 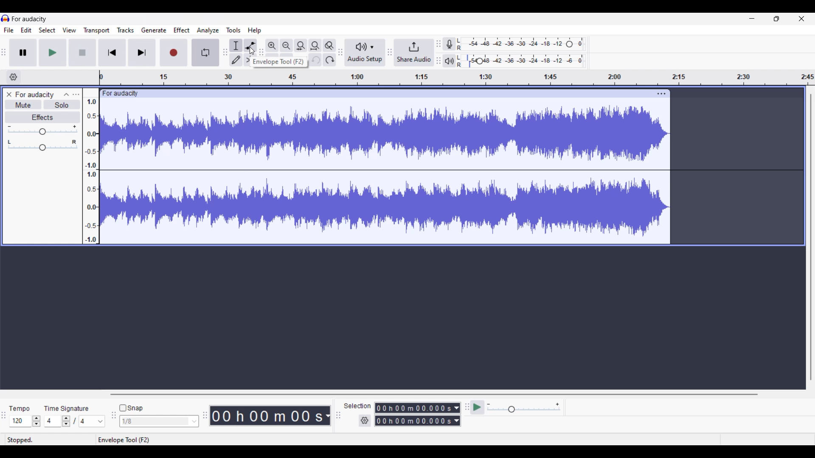 I want to click on Current duration, so click(x=266, y=416).